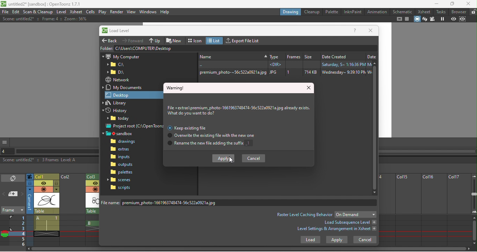  Describe the element at coordinates (399, 19) in the screenshot. I see `Safe area` at that location.